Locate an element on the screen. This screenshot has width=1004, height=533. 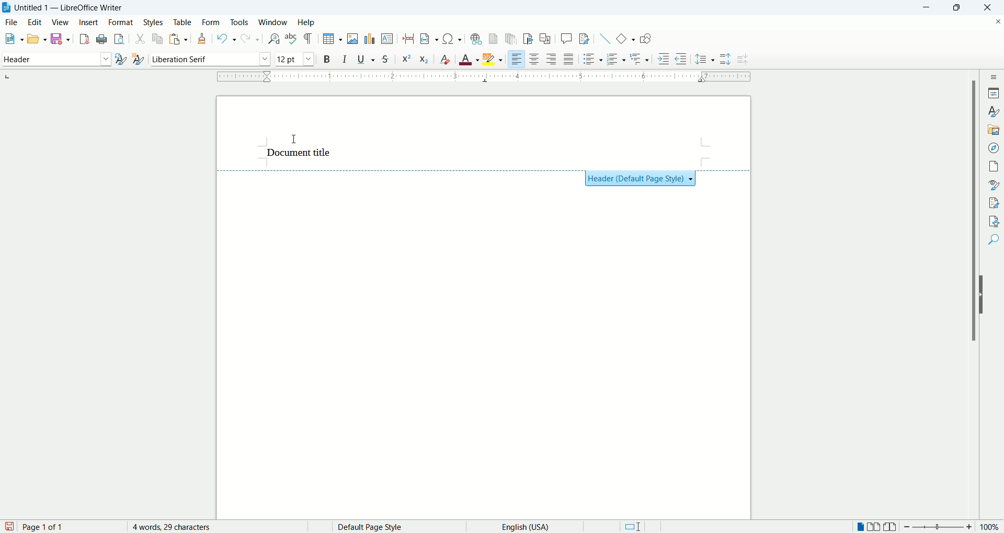
insert comment is located at coordinates (567, 38).